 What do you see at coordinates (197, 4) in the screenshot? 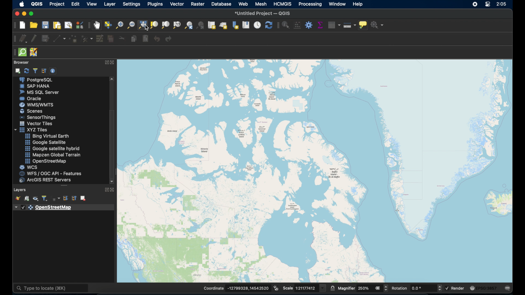
I see `raster` at bounding box center [197, 4].